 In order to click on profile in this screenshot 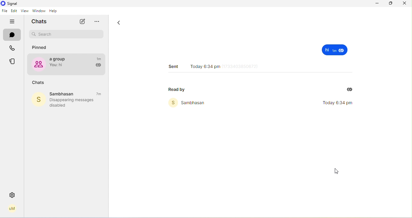, I will do `click(12, 209)`.